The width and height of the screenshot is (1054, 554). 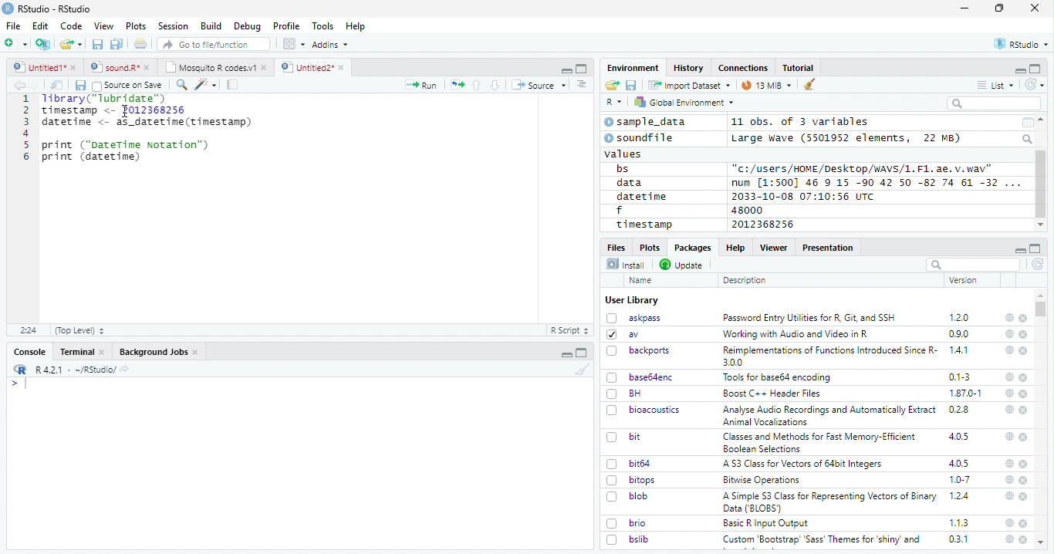 What do you see at coordinates (1023, 319) in the screenshot?
I see `close` at bounding box center [1023, 319].